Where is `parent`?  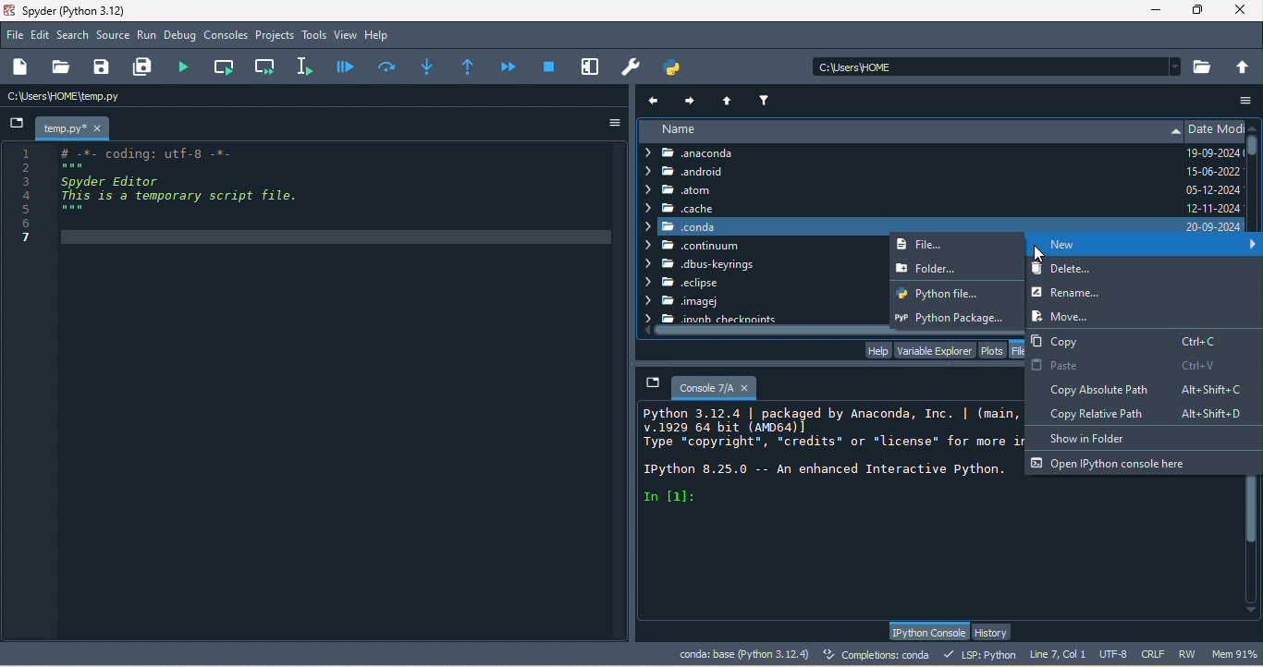 parent is located at coordinates (730, 99).